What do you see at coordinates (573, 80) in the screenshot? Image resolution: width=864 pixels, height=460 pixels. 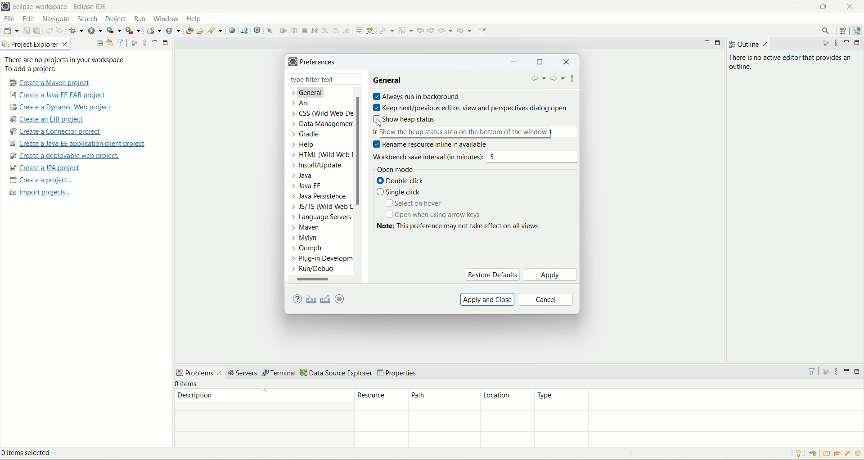 I see `additional dialogue action` at bounding box center [573, 80].